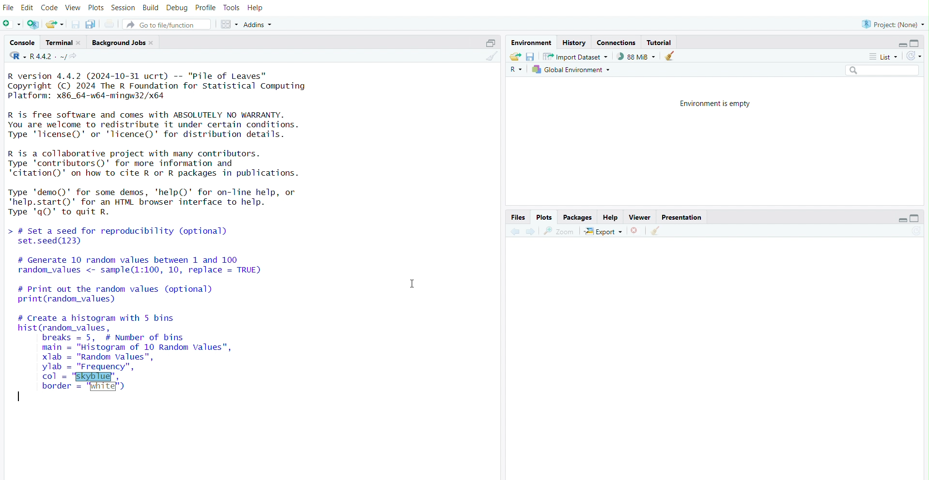 Image resolution: width=929 pixels, height=480 pixels. Describe the element at coordinates (14, 56) in the screenshot. I see `language change` at that location.